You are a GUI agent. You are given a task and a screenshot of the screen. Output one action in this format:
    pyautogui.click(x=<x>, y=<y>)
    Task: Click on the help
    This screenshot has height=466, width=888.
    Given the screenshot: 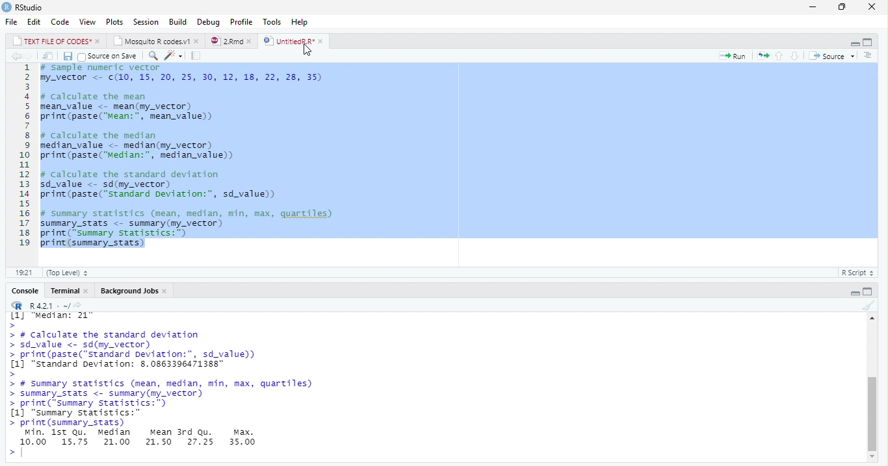 What is the action you would take?
    pyautogui.click(x=300, y=22)
    